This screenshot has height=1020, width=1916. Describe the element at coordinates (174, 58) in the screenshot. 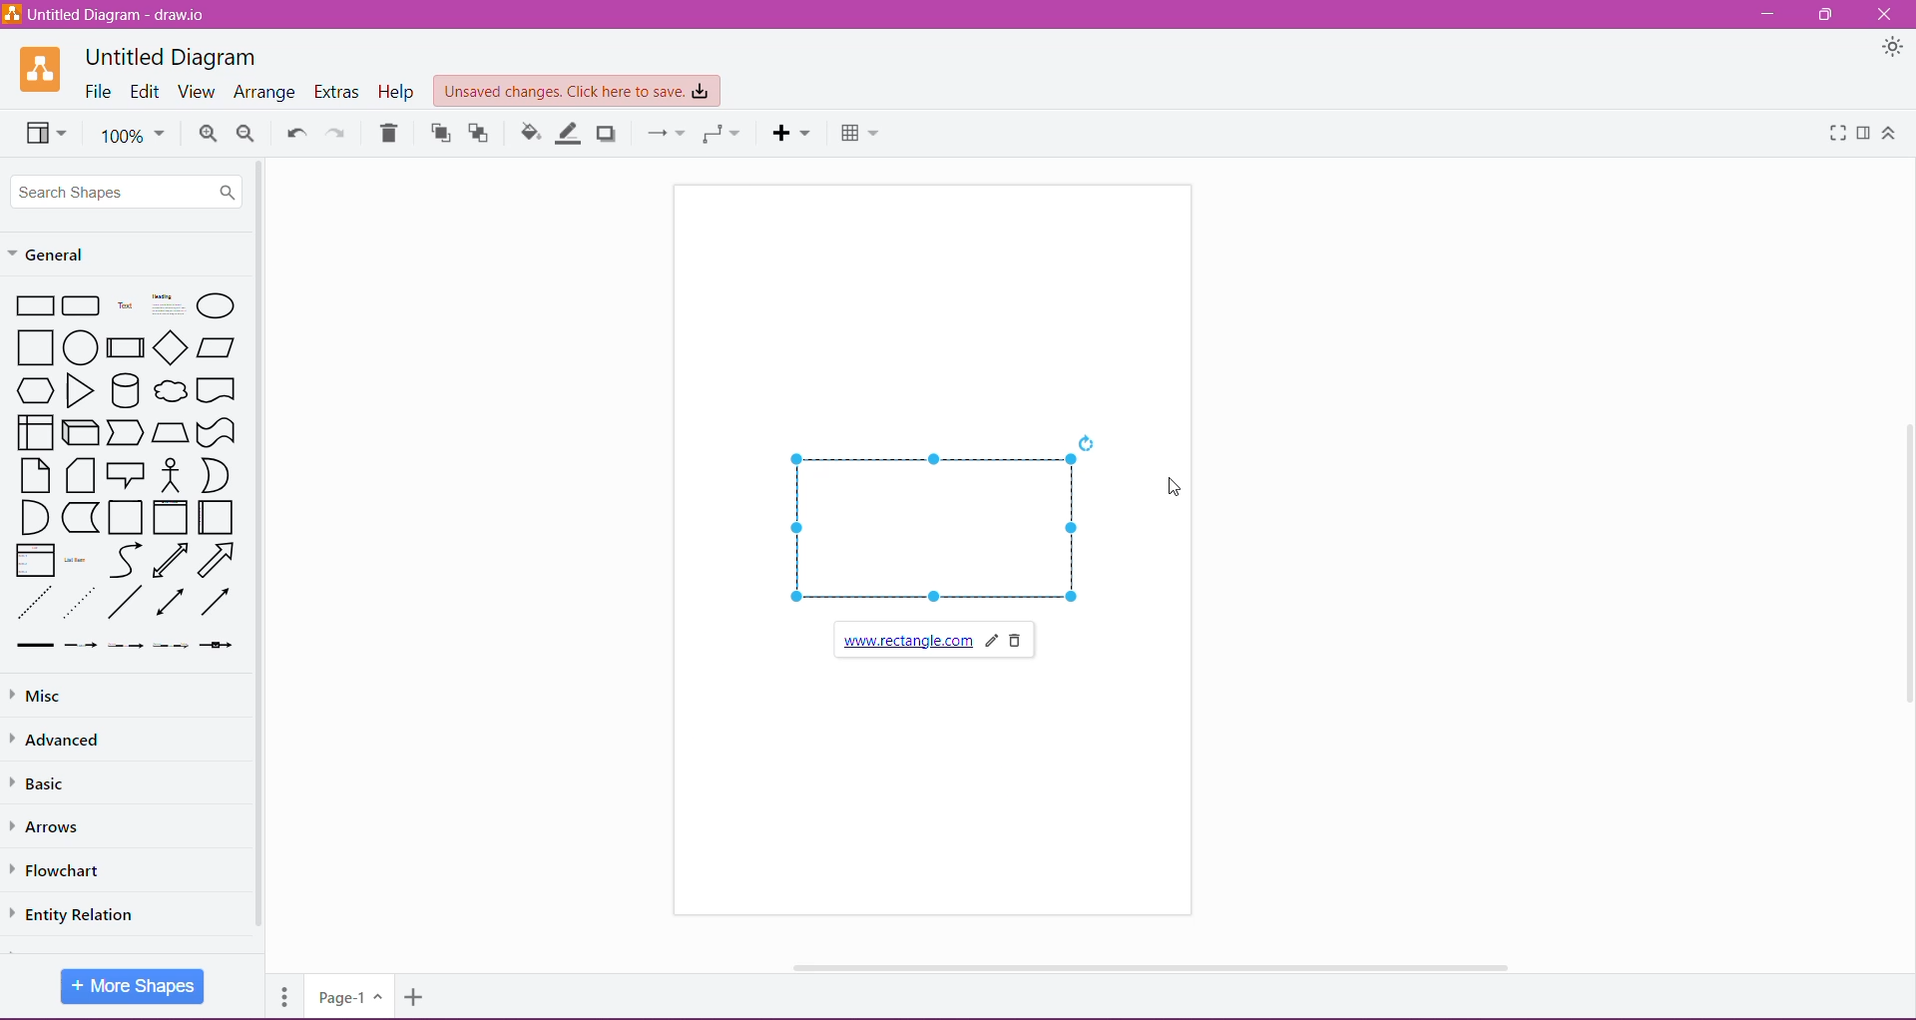

I see `Untitled Diagram` at that location.